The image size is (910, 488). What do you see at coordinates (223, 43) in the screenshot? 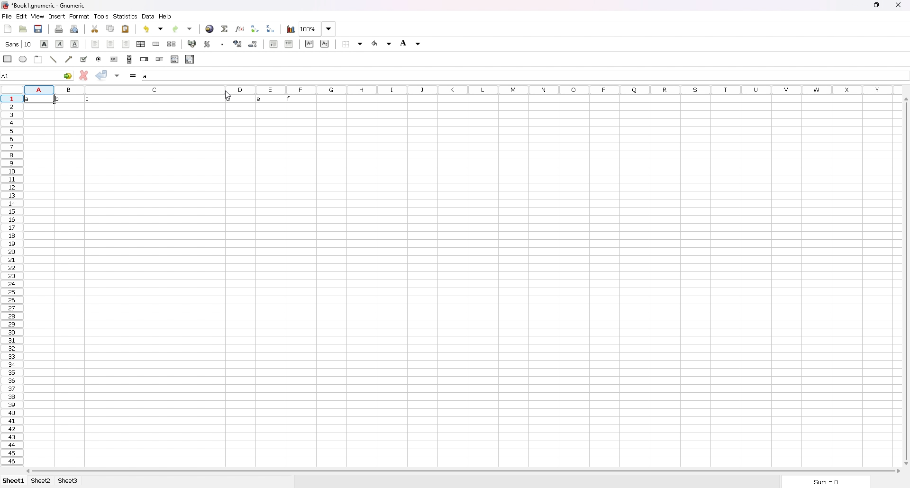
I see `thousands separator` at bounding box center [223, 43].